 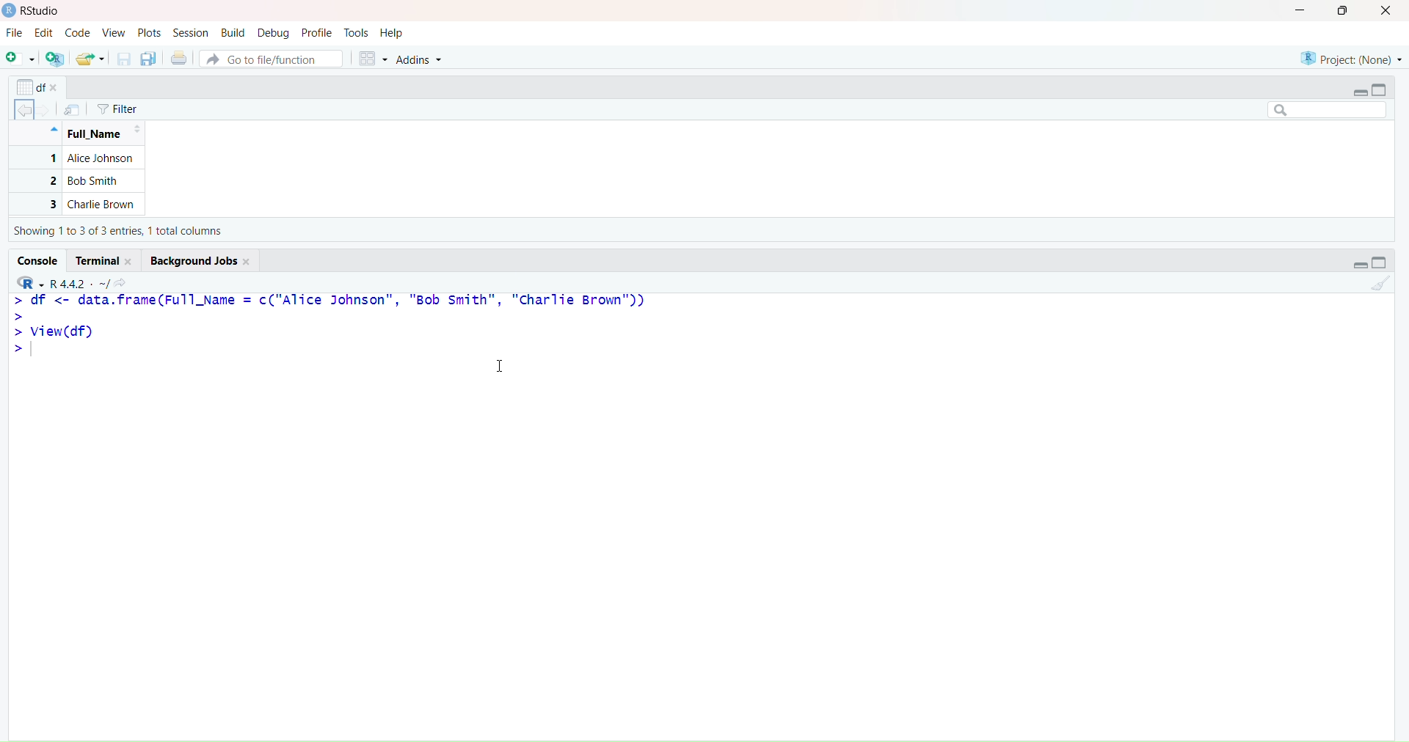 I want to click on Search bar, so click(x=1325, y=111).